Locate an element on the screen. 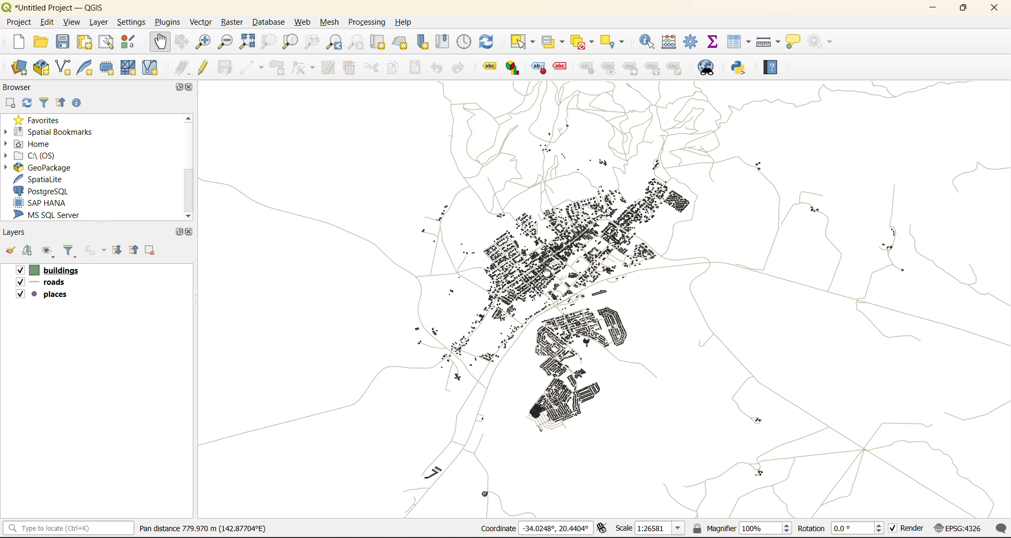 The image size is (1011, 538). control panel is located at coordinates (463, 44).